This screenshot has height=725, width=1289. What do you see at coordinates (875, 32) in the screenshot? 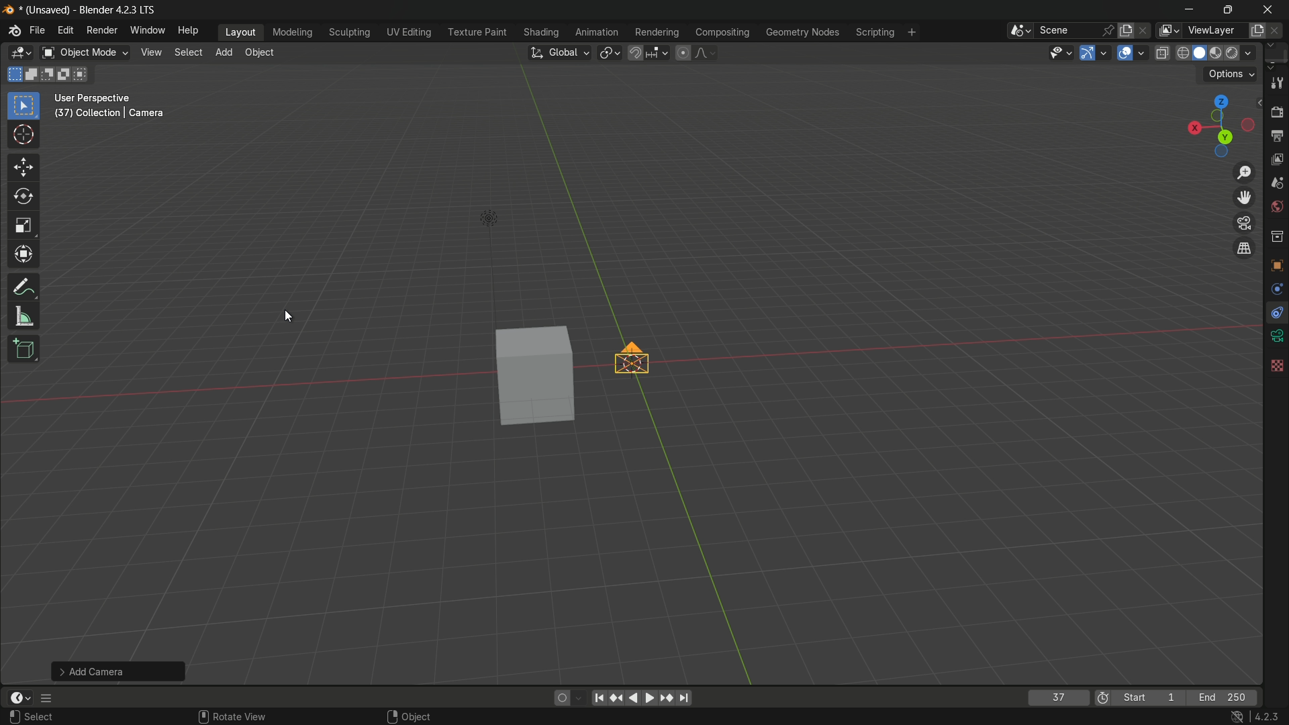
I see `scripting menu` at bounding box center [875, 32].